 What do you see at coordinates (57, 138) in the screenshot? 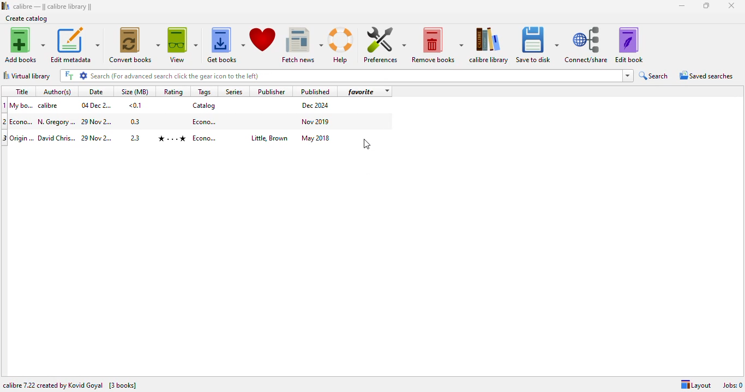
I see `Author` at bounding box center [57, 138].